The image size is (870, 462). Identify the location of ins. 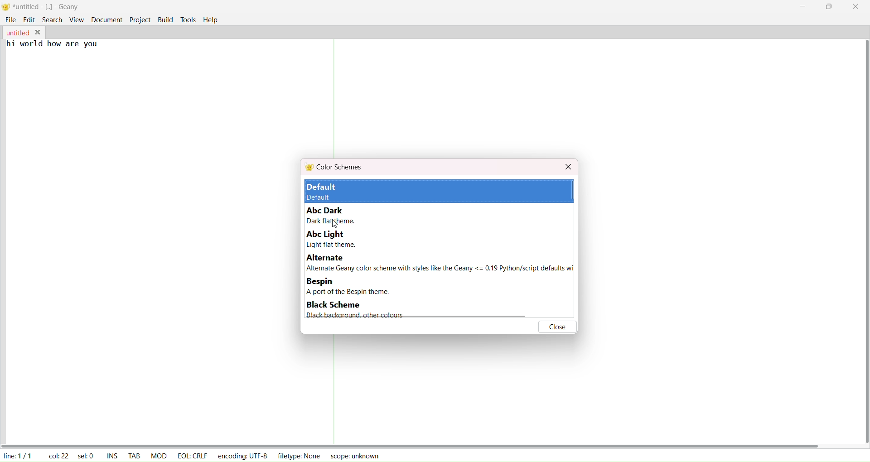
(113, 455).